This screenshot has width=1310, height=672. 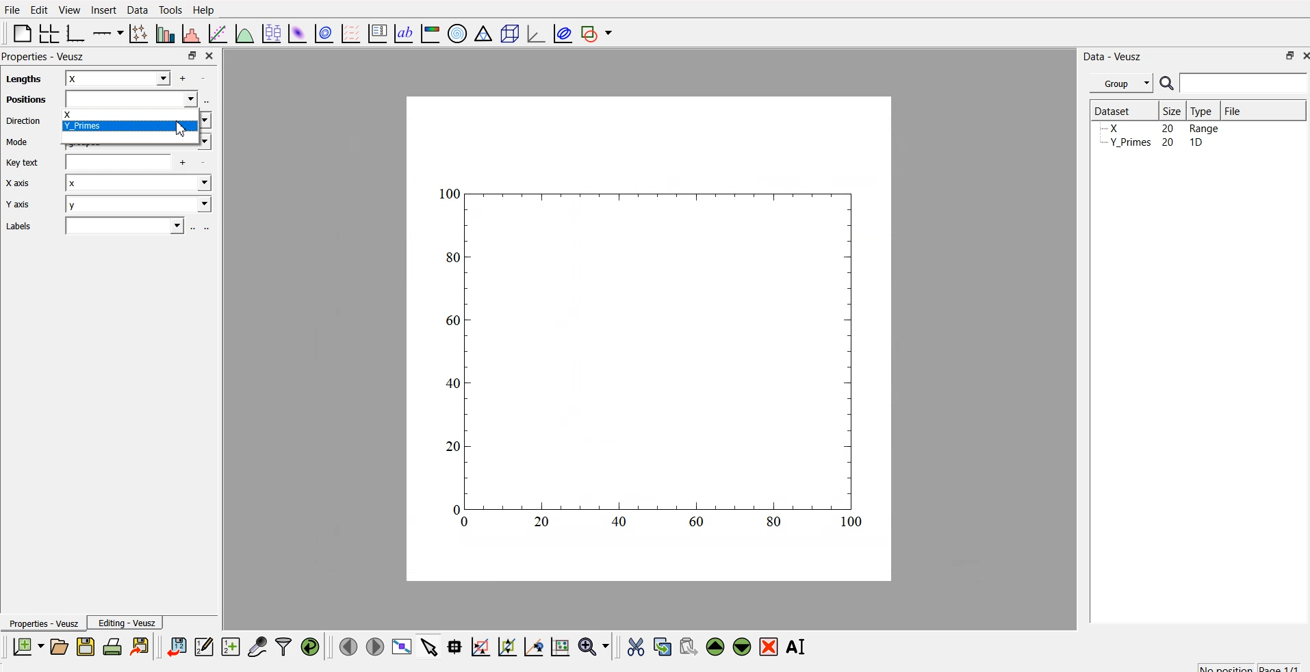 I want to click on View, so click(x=70, y=10).